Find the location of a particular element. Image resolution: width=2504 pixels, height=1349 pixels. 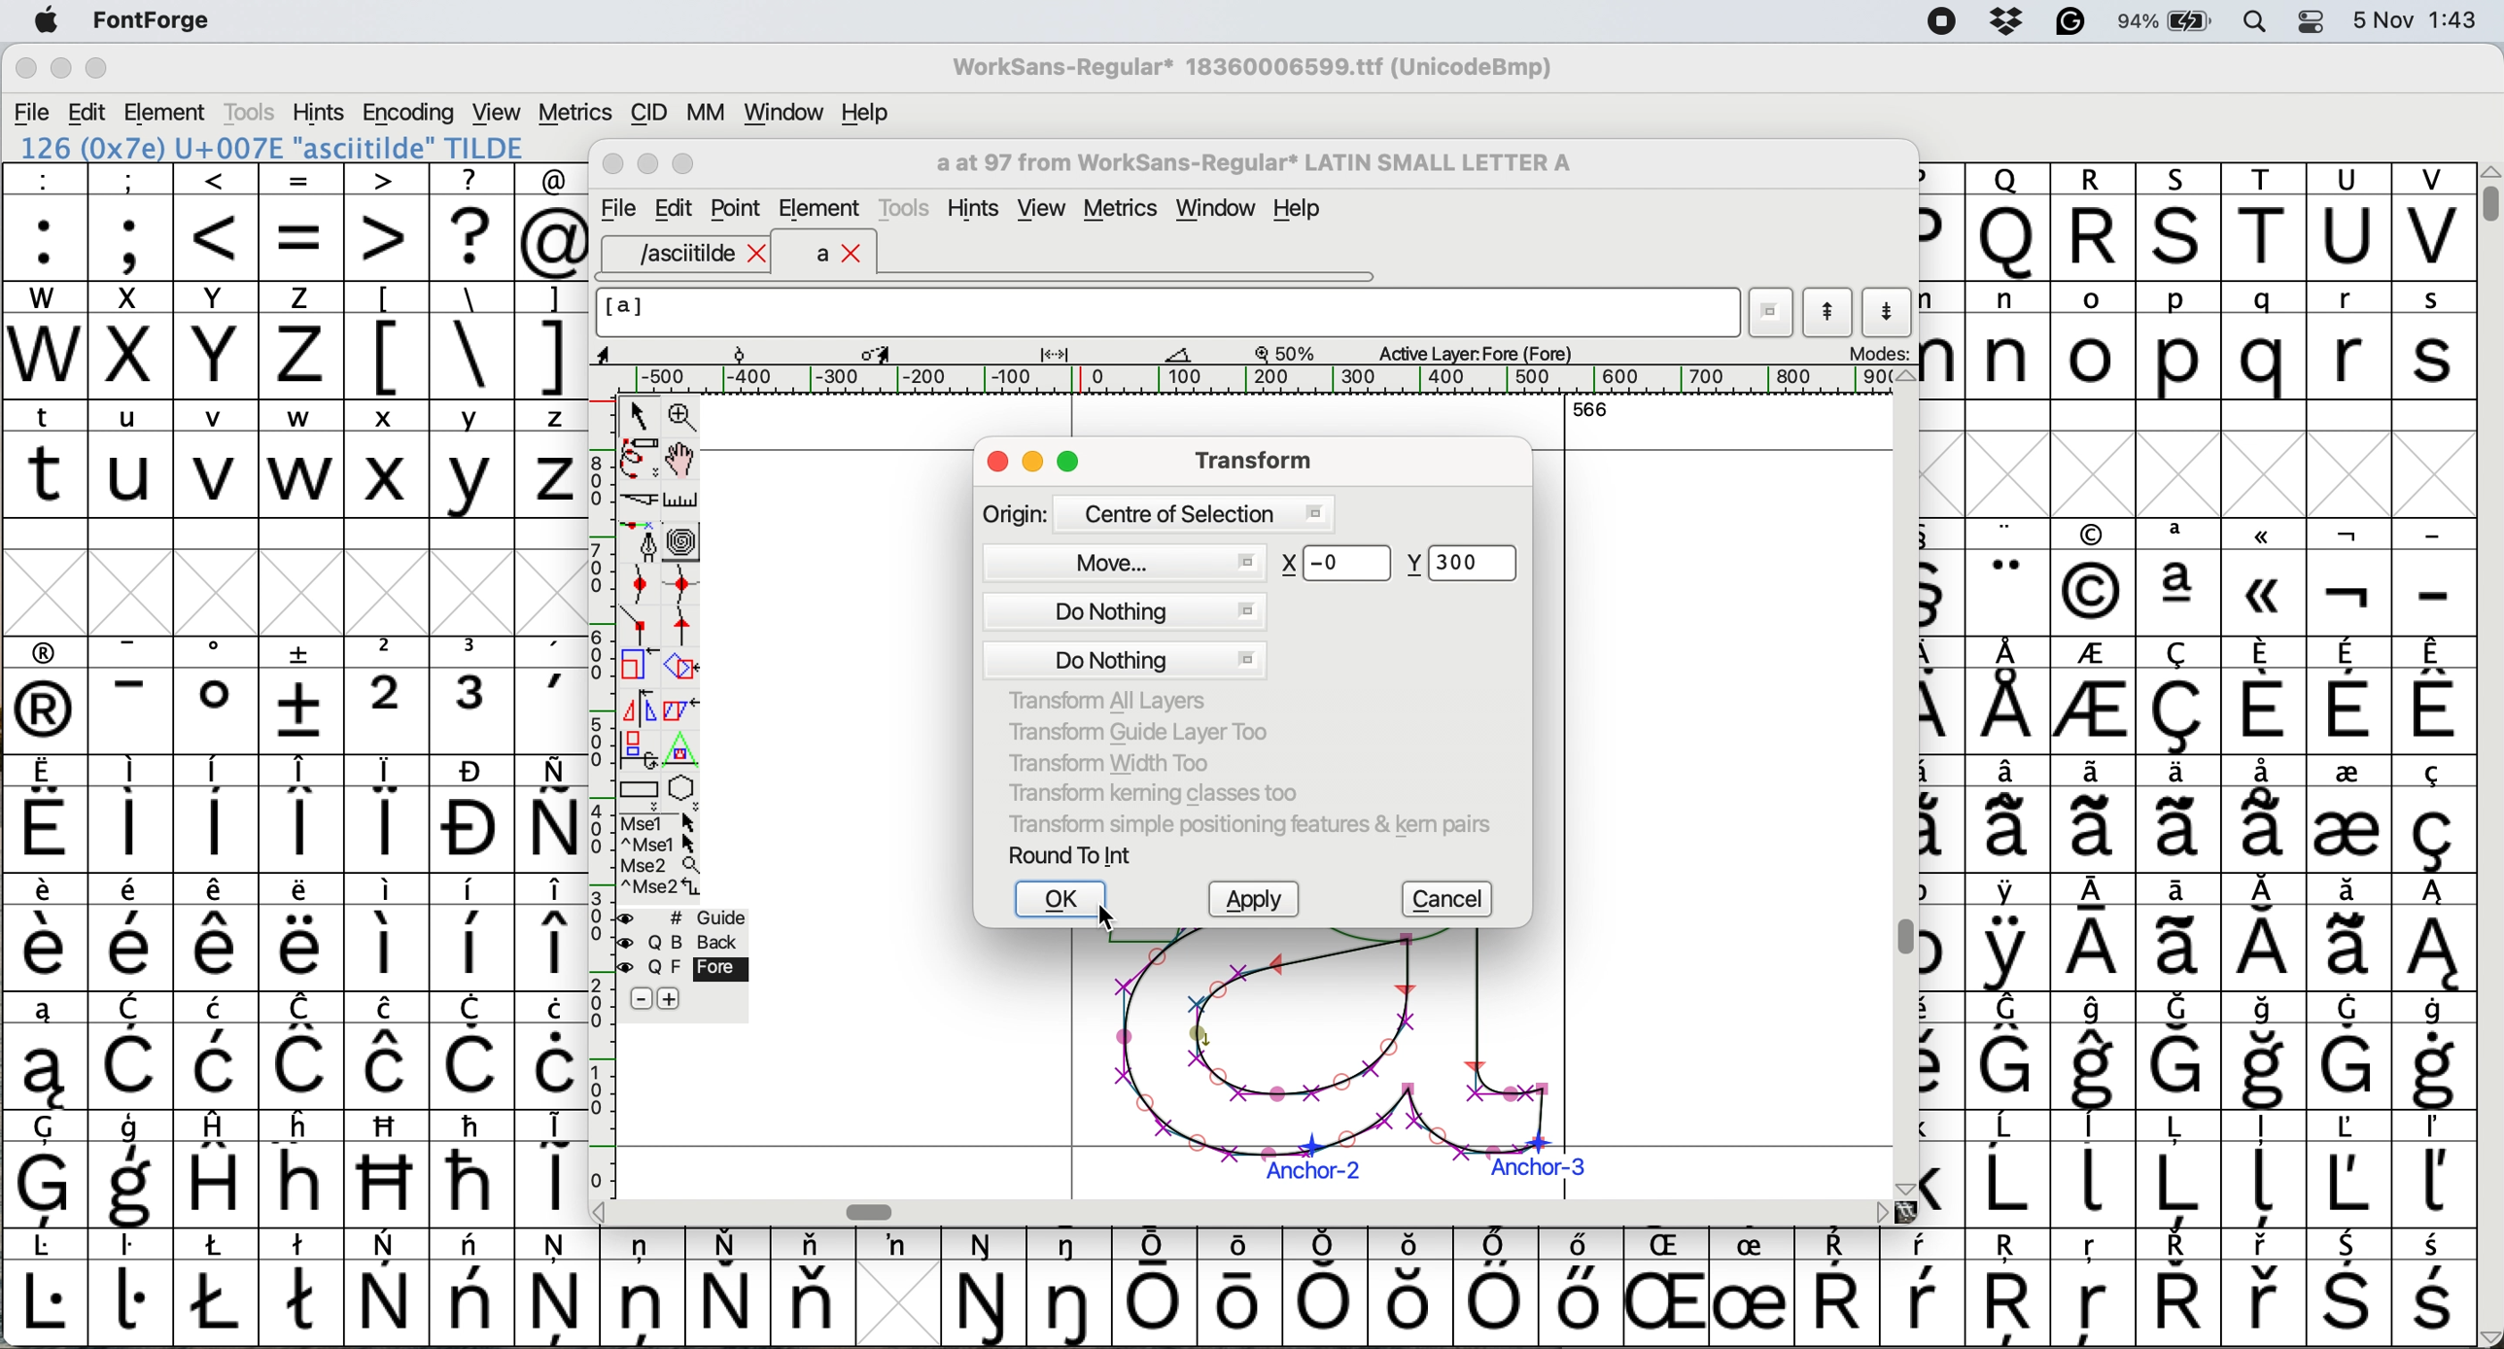

close is located at coordinates (25, 71).